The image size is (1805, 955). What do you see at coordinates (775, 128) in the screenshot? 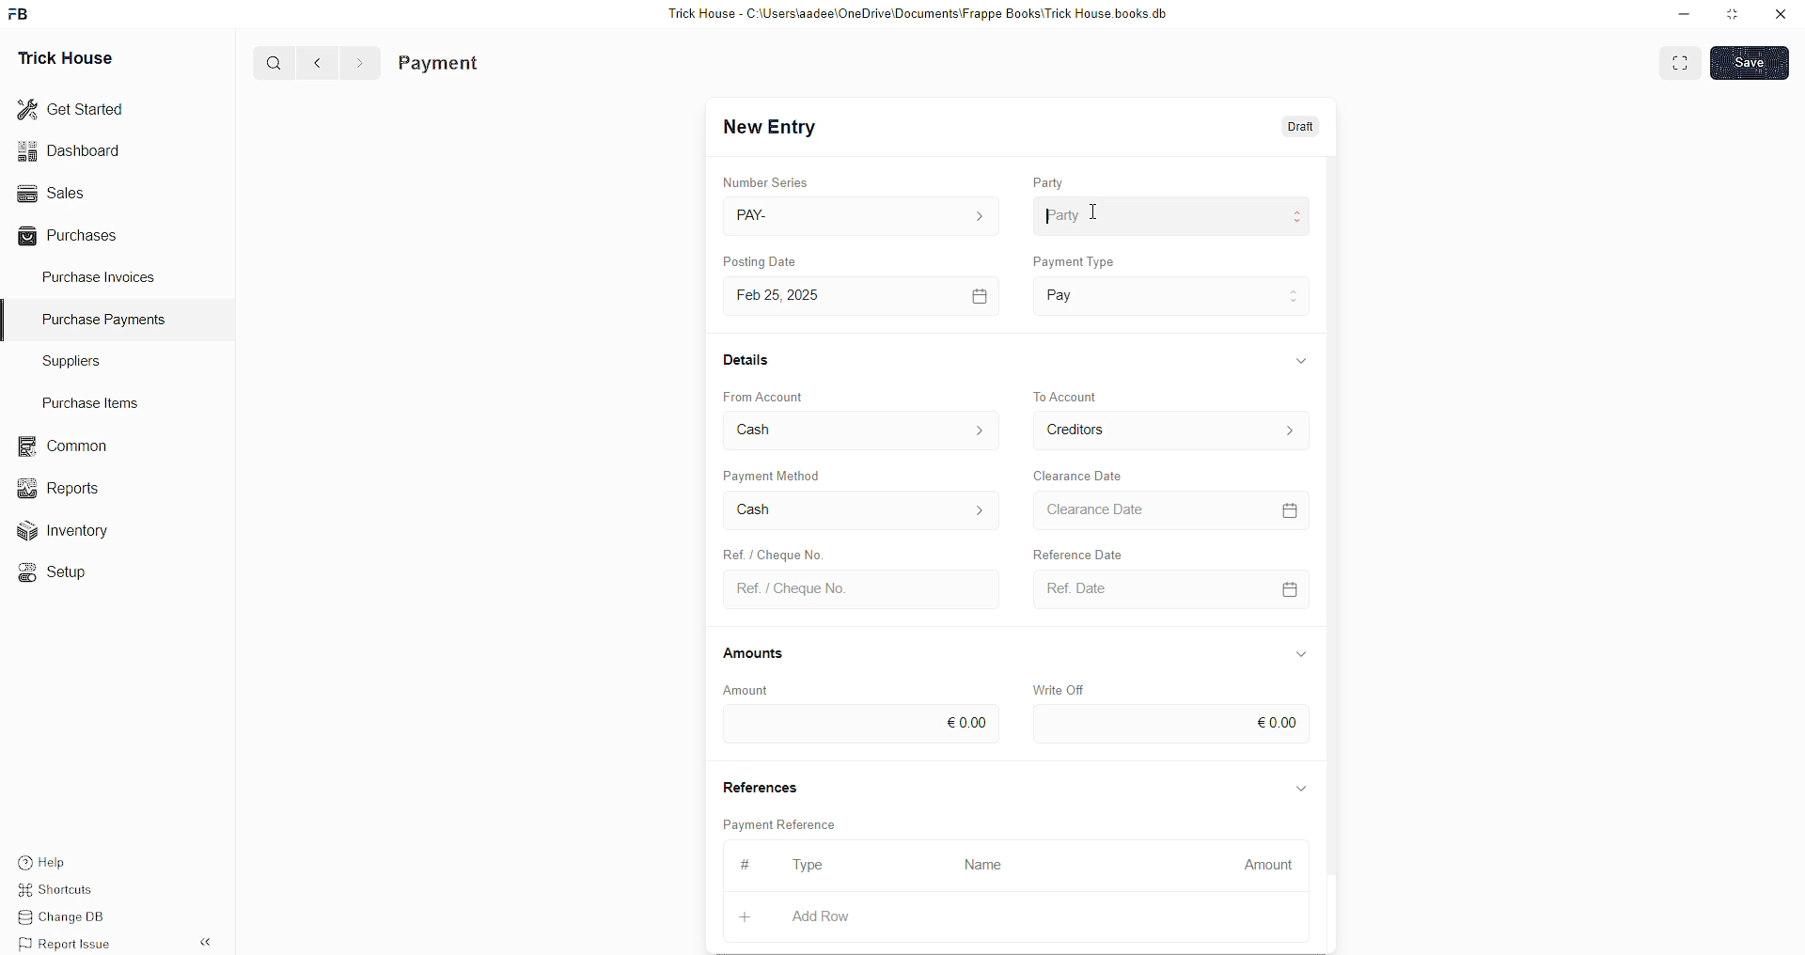
I see `New Entry` at bounding box center [775, 128].